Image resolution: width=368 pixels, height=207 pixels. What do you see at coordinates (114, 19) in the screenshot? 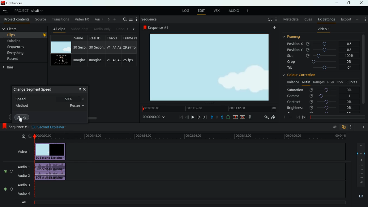
I see `more` at bounding box center [114, 19].